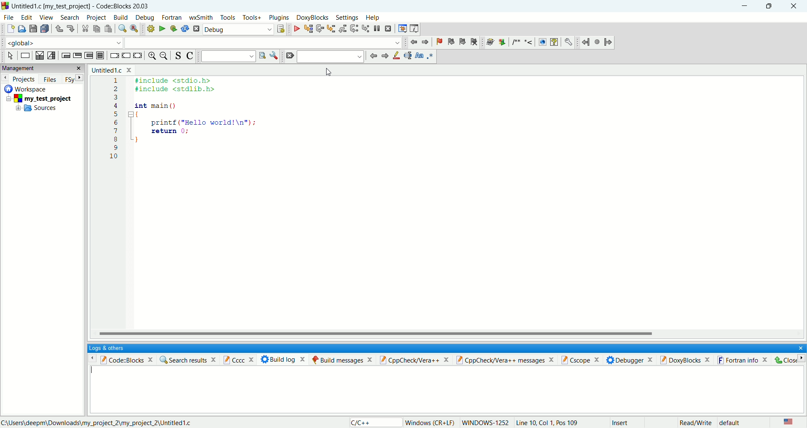 The height and width of the screenshot is (428, 807). Describe the element at coordinates (137, 55) in the screenshot. I see `return instruction` at that location.